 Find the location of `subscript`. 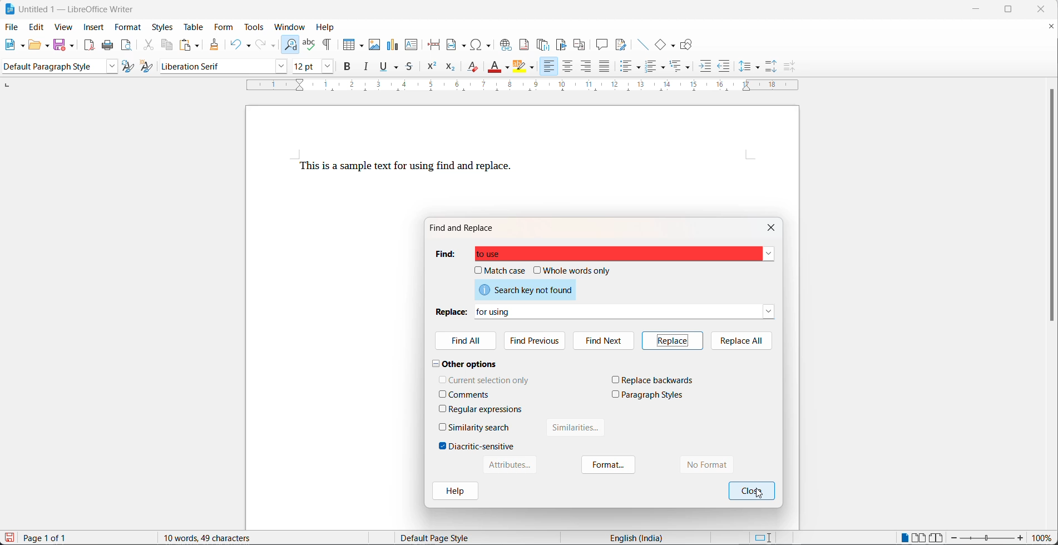

subscript is located at coordinates (449, 68).